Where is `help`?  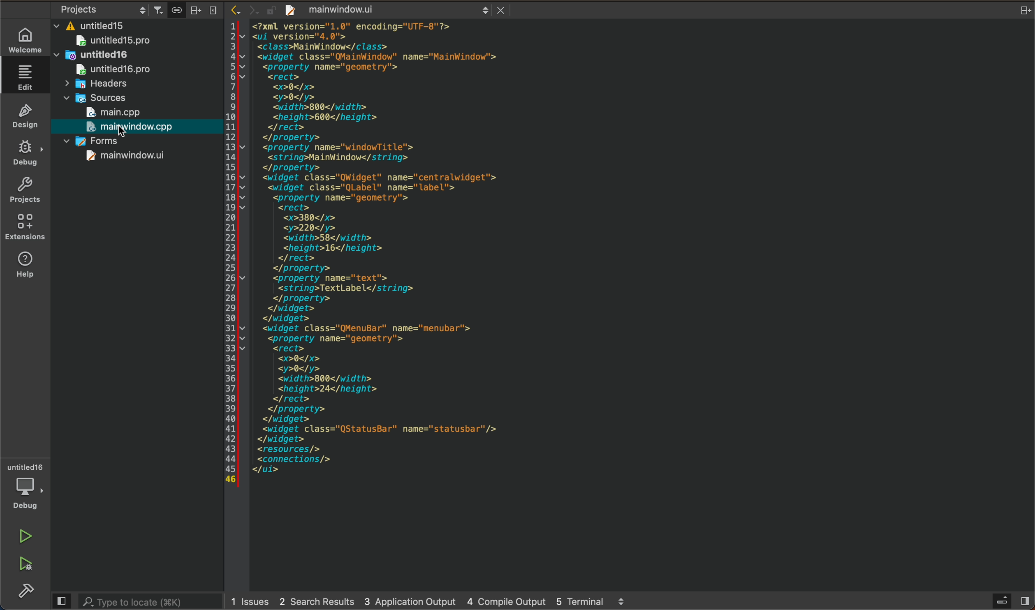
help is located at coordinates (27, 264).